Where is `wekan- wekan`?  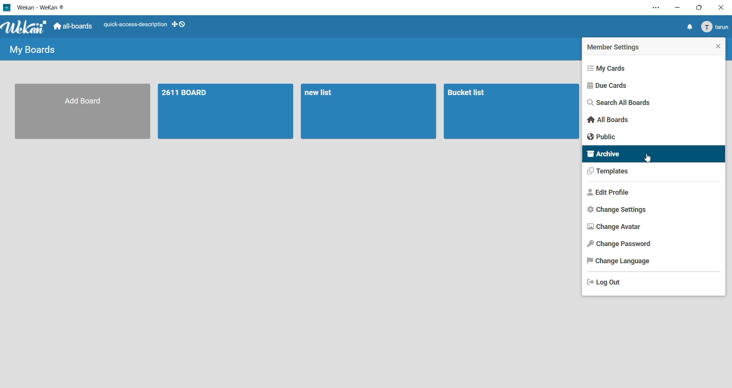 wekan- wekan is located at coordinates (34, 8).